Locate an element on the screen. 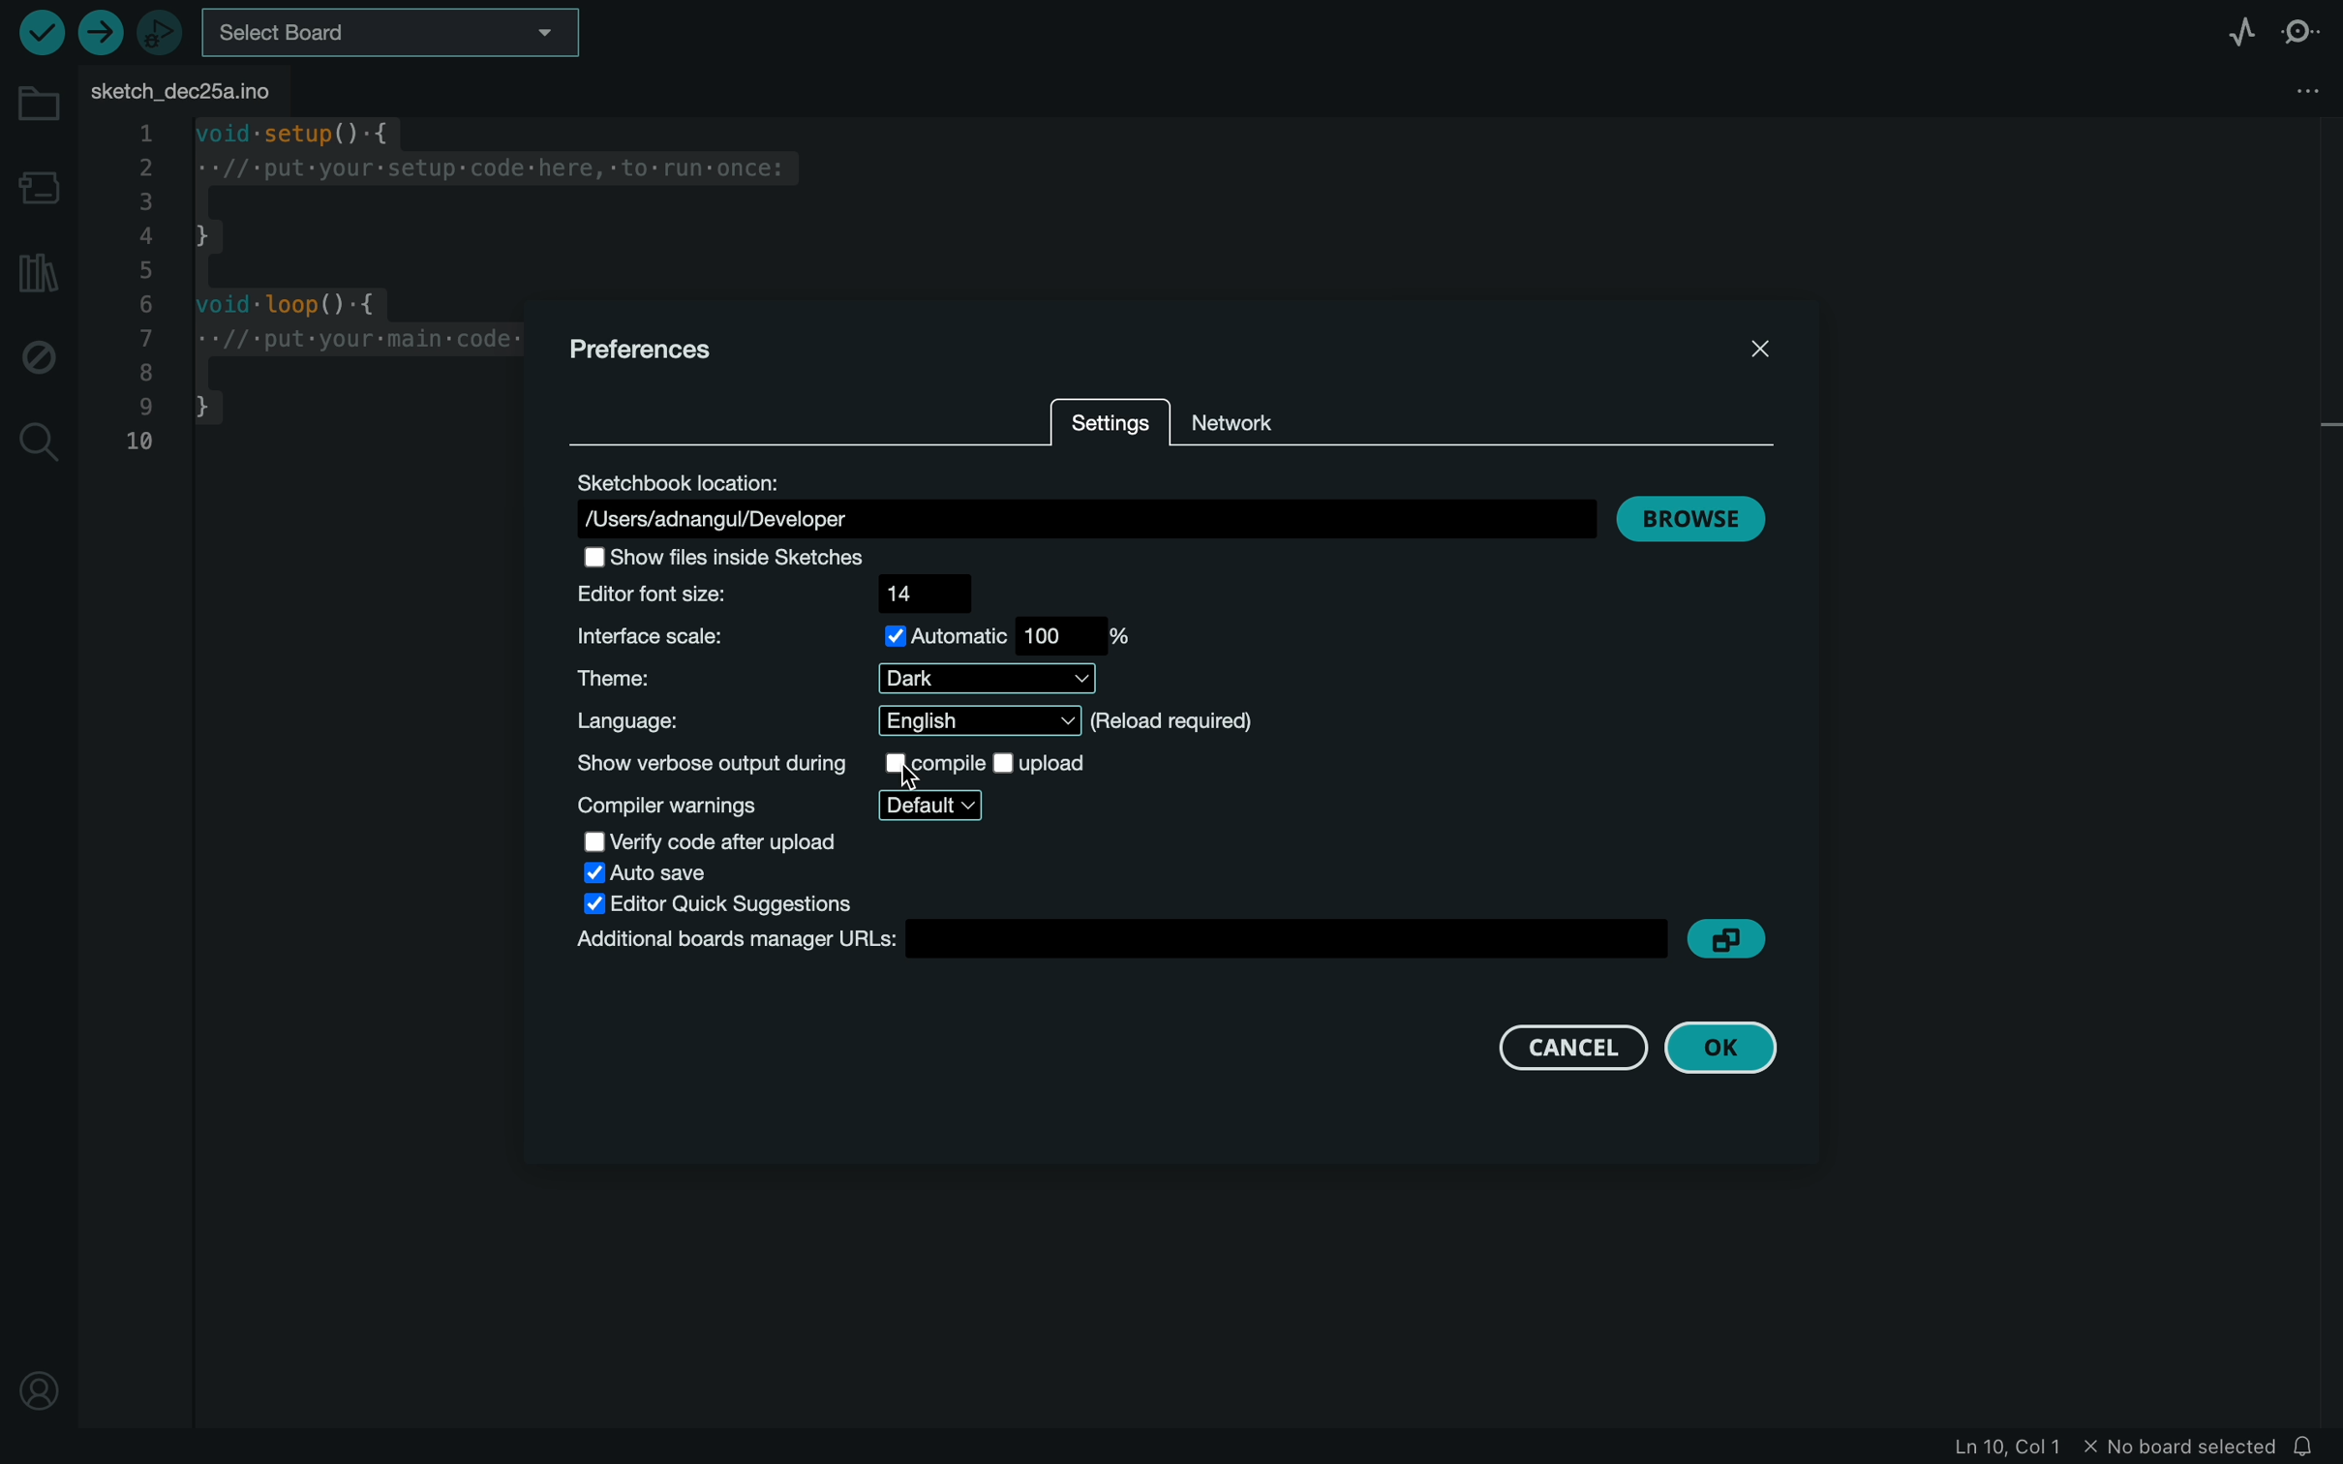  compiler is located at coordinates (805, 801).